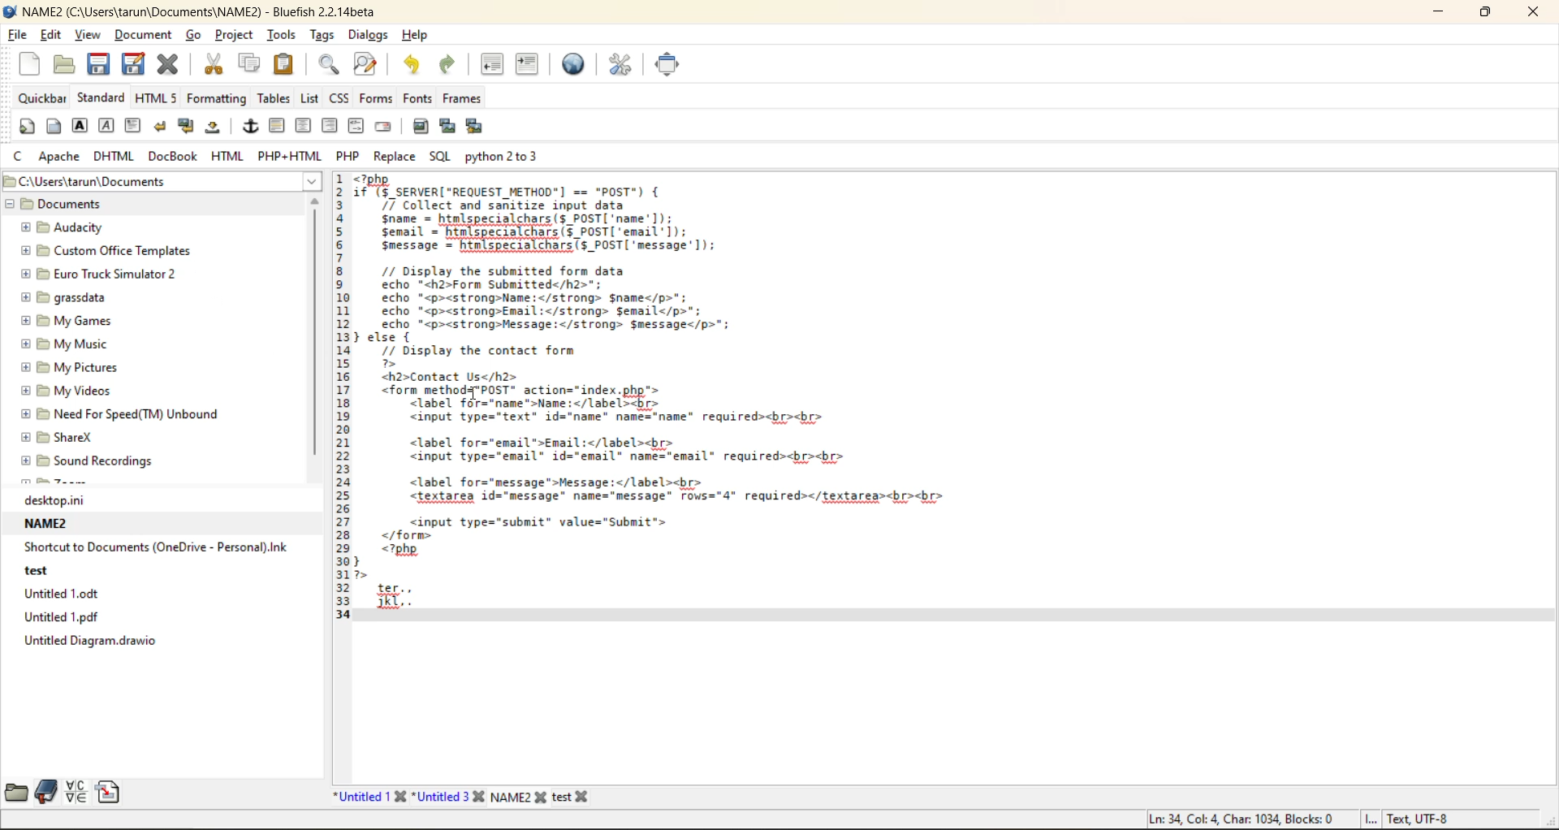  What do you see at coordinates (238, 37) in the screenshot?
I see `project` at bounding box center [238, 37].